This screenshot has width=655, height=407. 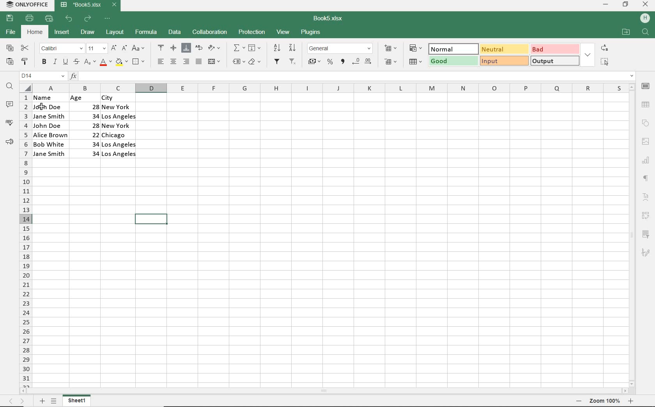 I want to click on CLOSE, so click(x=646, y=5).